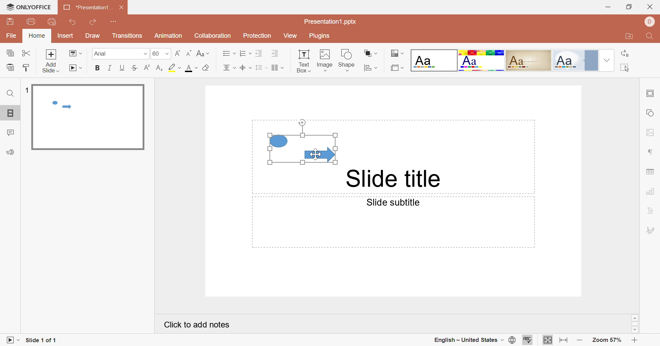 The height and width of the screenshot is (346, 660). What do you see at coordinates (43, 340) in the screenshot?
I see `Slide 1 of 1` at bounding box center [43, 340].